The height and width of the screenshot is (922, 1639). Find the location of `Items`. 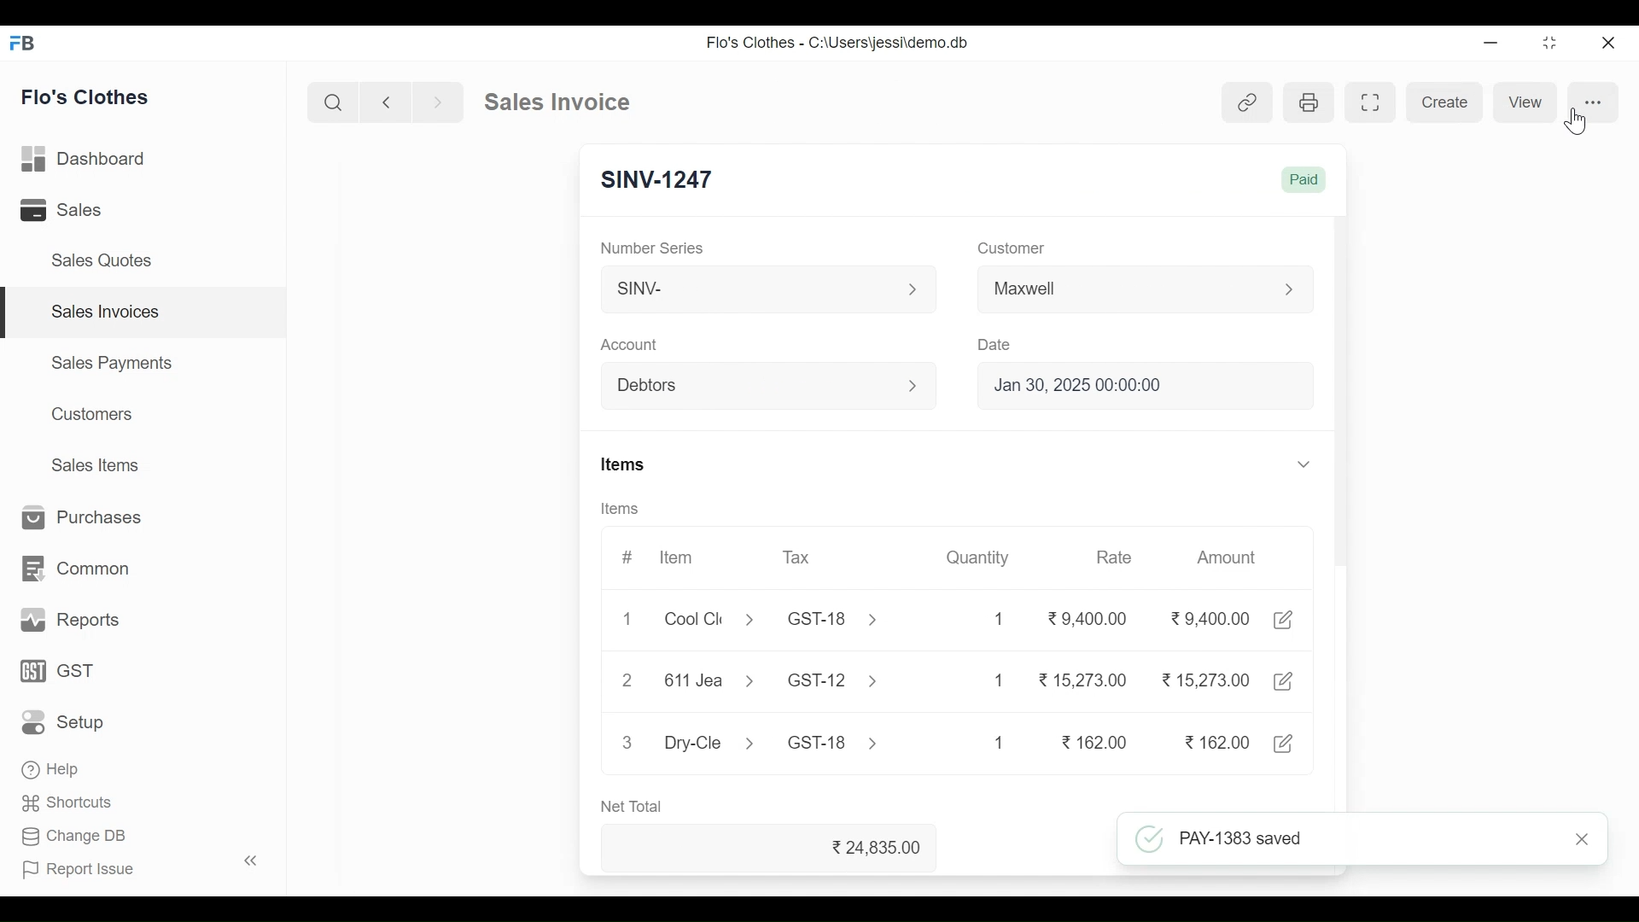

Items is located at coordinates (630, 465).